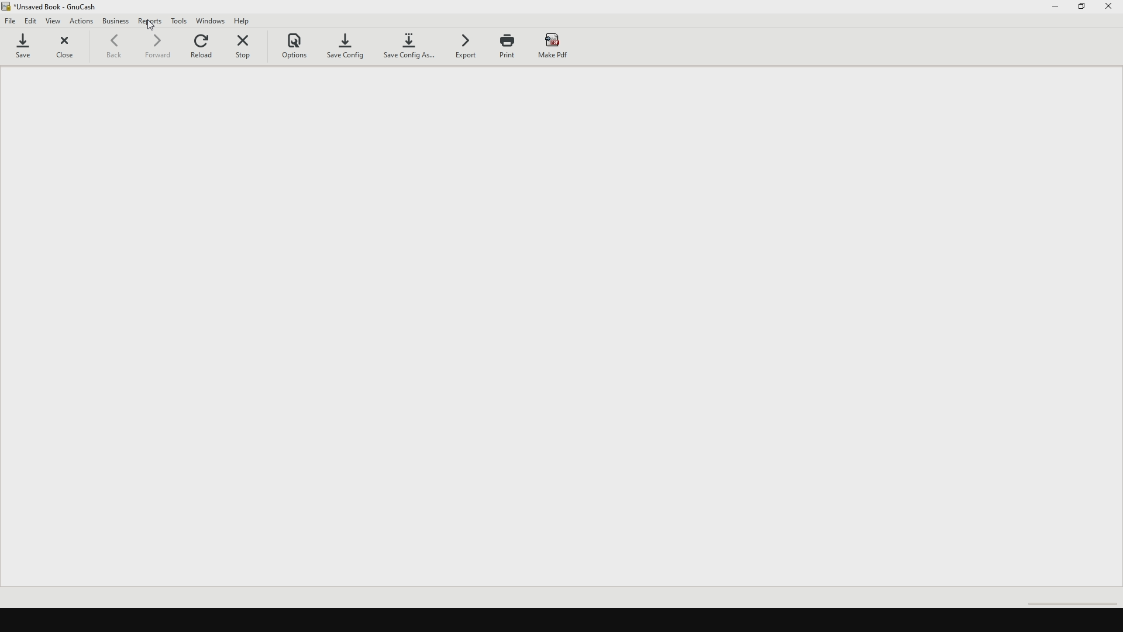 This screenshot has height=632, width=1123. Describe the element at coordinates (410, 50) in the screenshot. I see `save config as` at that location.